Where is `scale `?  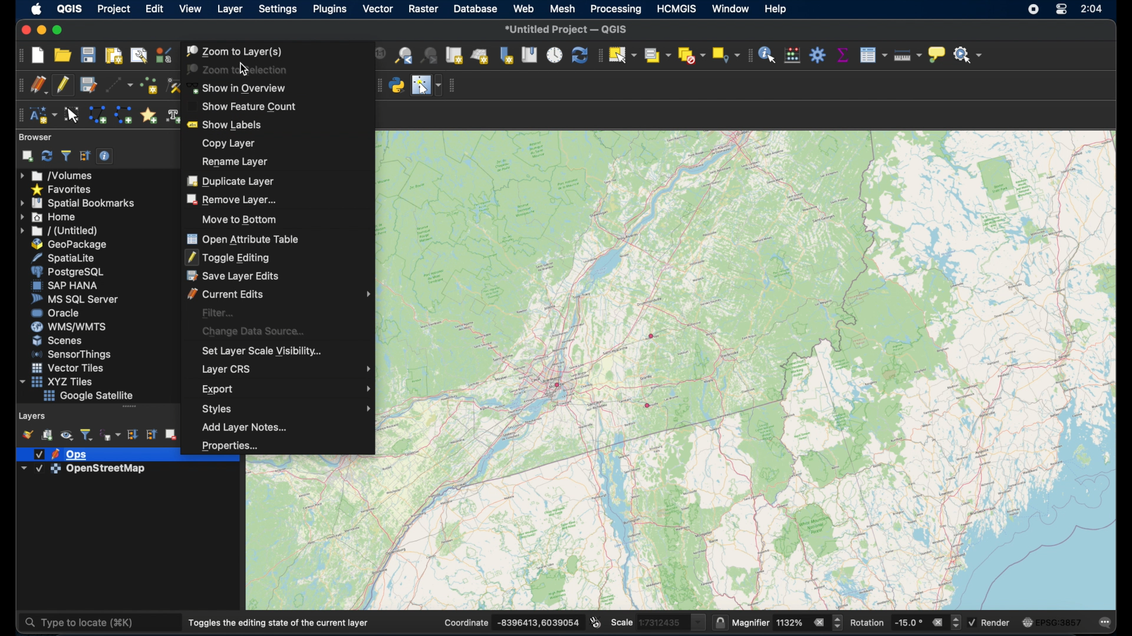 scale  is located at coordinates (656, 622).